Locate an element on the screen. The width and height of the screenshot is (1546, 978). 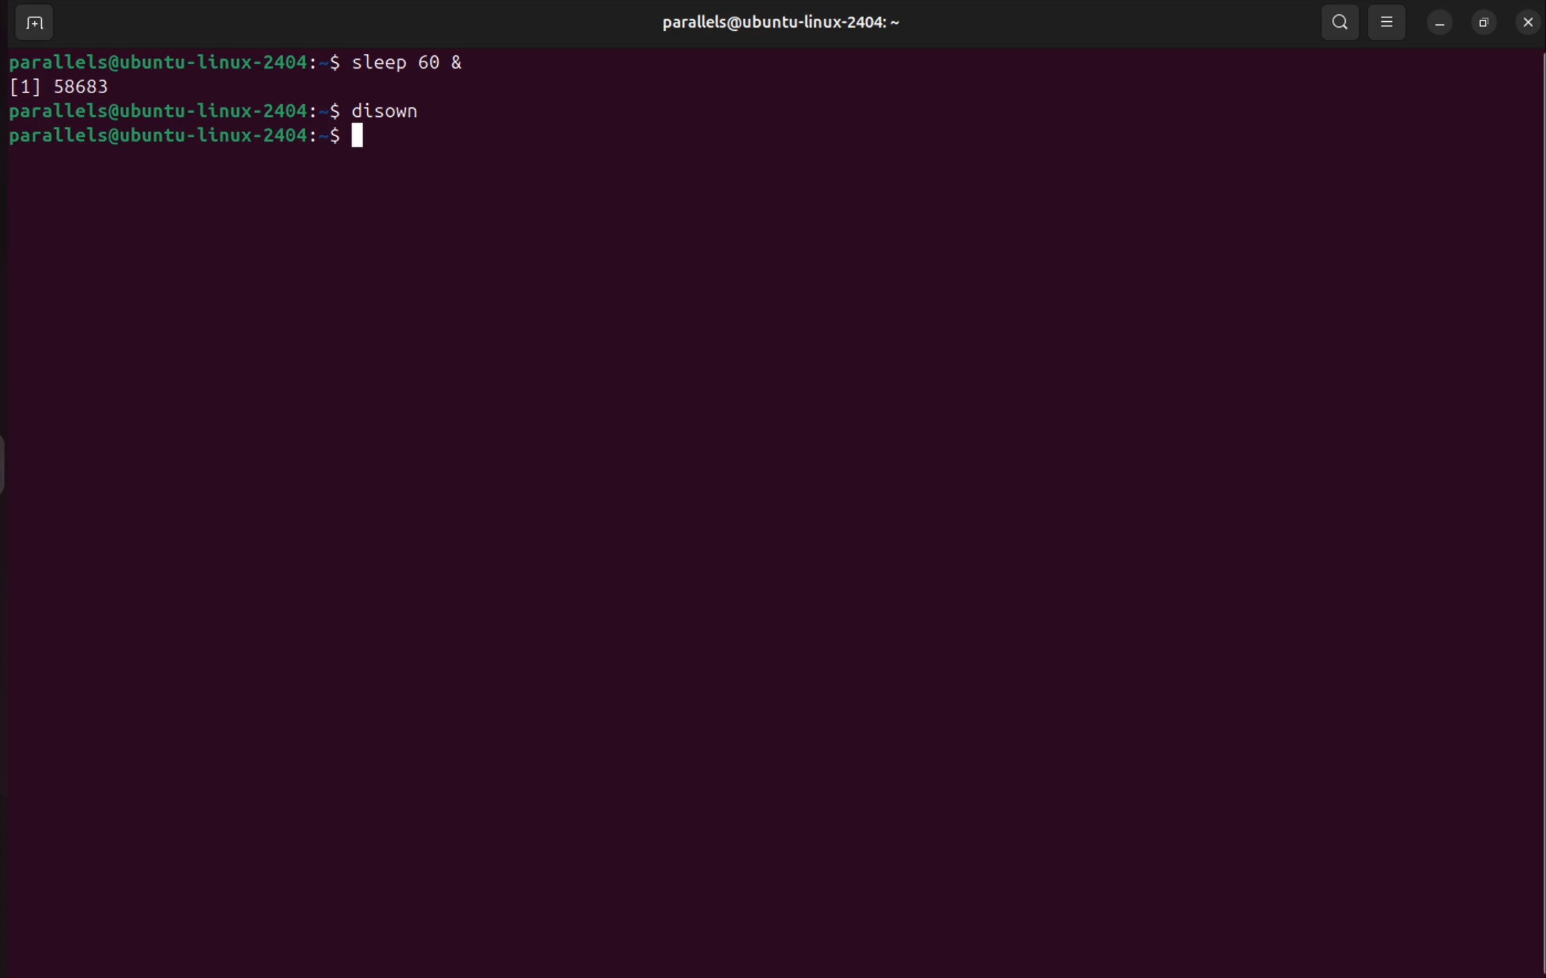
minimize is located at coordinates (1441, 23).